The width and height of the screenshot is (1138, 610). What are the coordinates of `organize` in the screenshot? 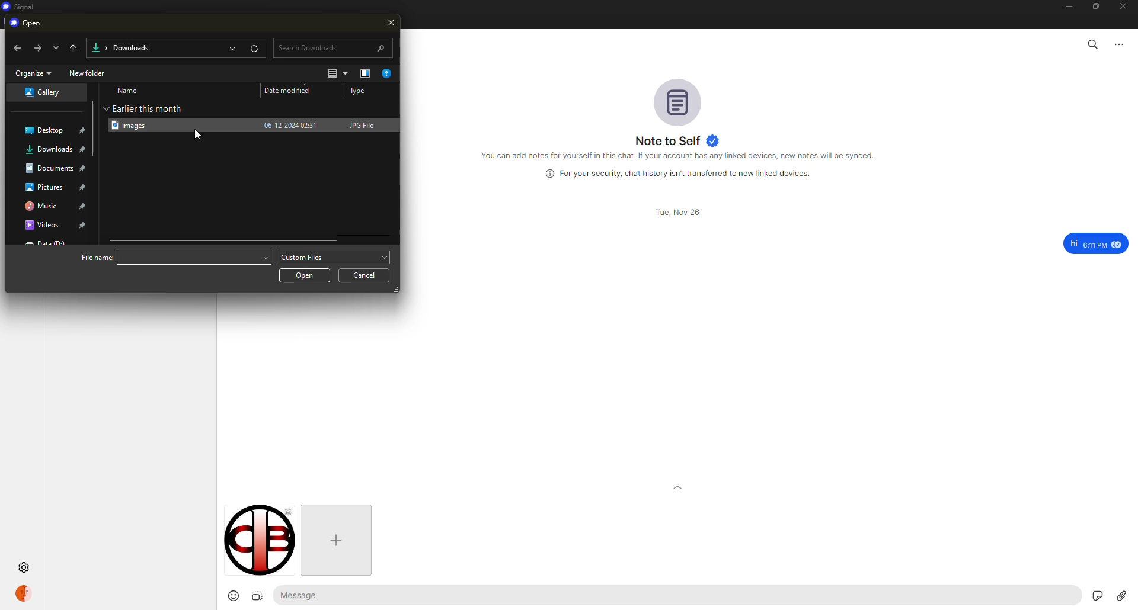 It's located at (34, 73).